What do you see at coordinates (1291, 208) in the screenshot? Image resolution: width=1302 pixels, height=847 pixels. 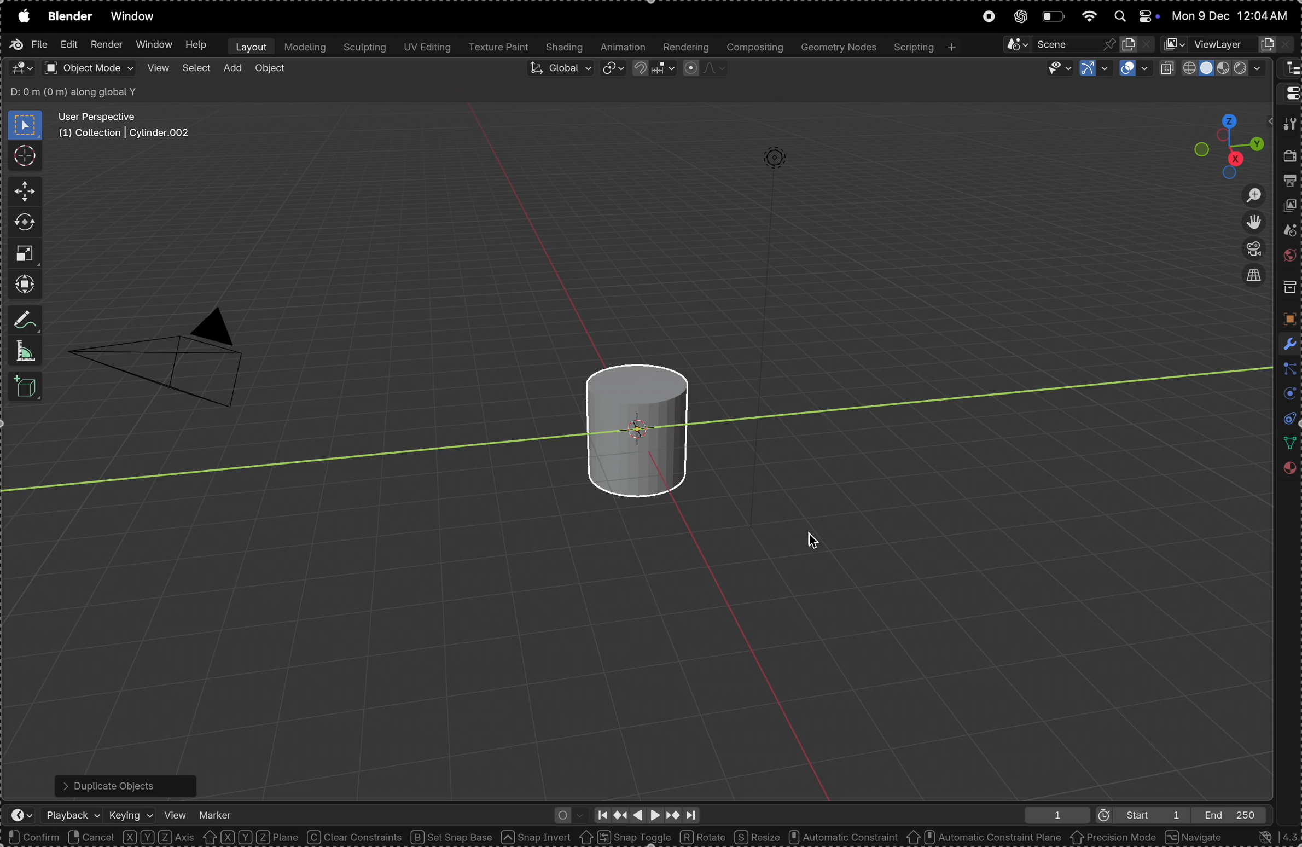 I see `view layer` at bounding box center [1291, 208].